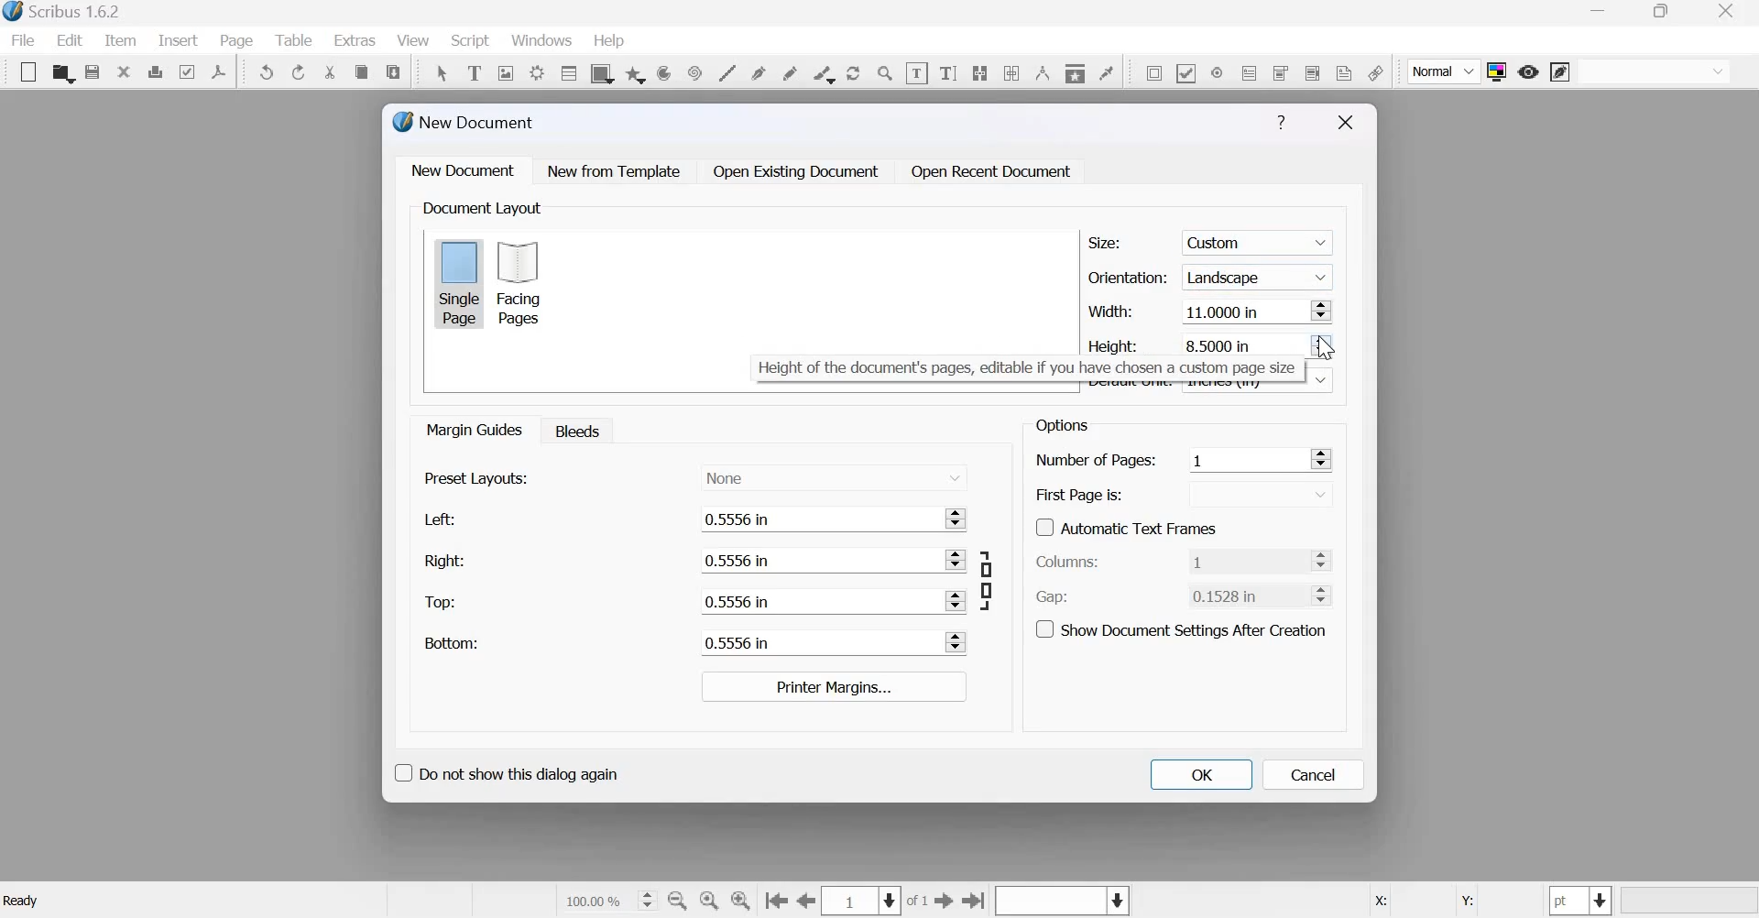 Image resolution: width=1759 pixels, height=918 pixels. Describe the element at coordinates (505, 770) in the screenshot. I see `Do not show this dialog again` at that location.